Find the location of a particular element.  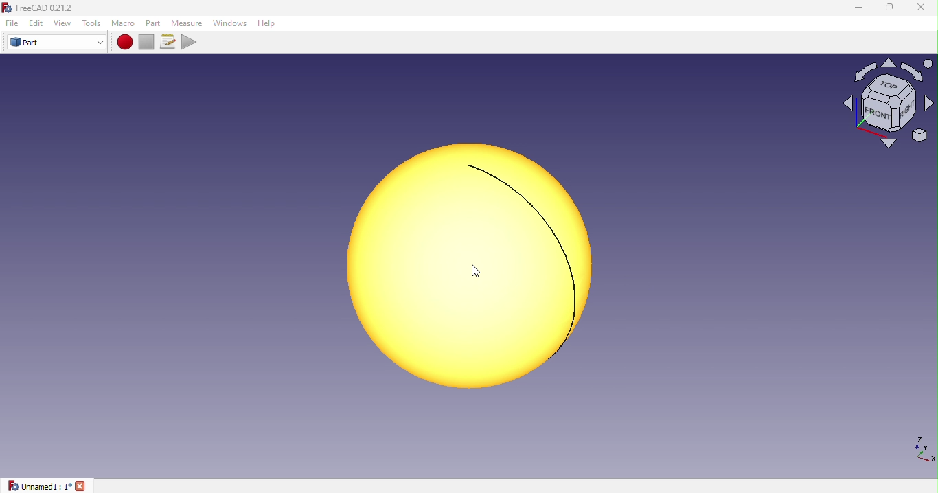

Execute Macros is located at coordinates (191, 41).